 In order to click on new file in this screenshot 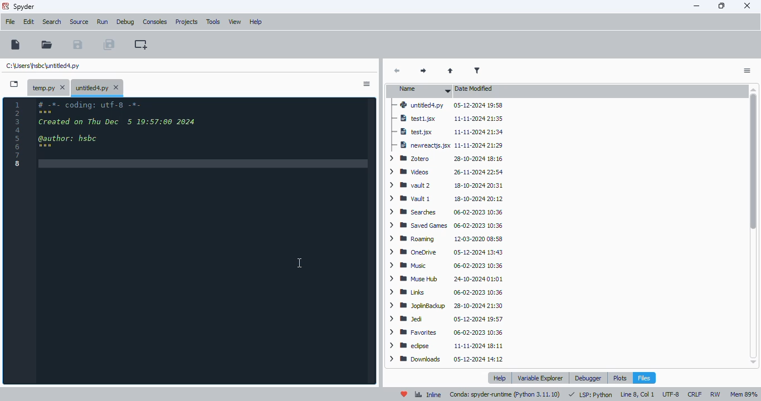, I will do `click(16, 45)`.